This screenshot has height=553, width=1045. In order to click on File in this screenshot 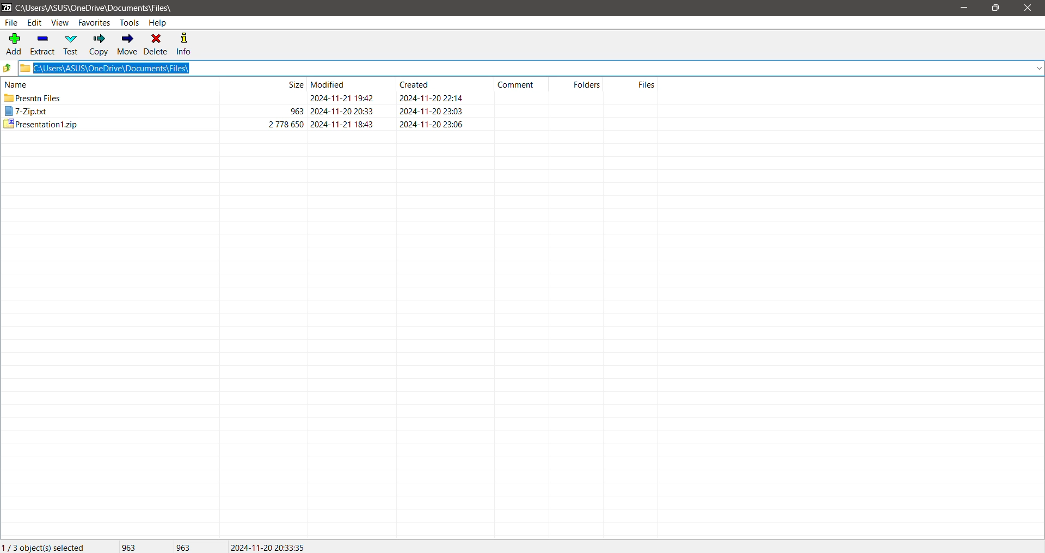, I will do `click(12, 23)`.